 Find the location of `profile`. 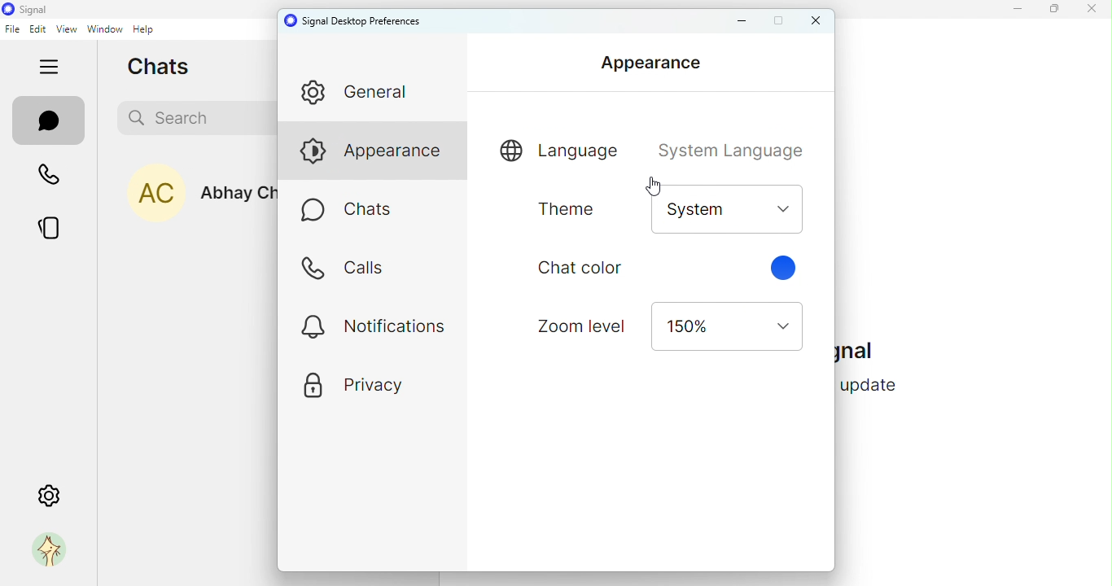

profile is located at coordinates (46, 550).